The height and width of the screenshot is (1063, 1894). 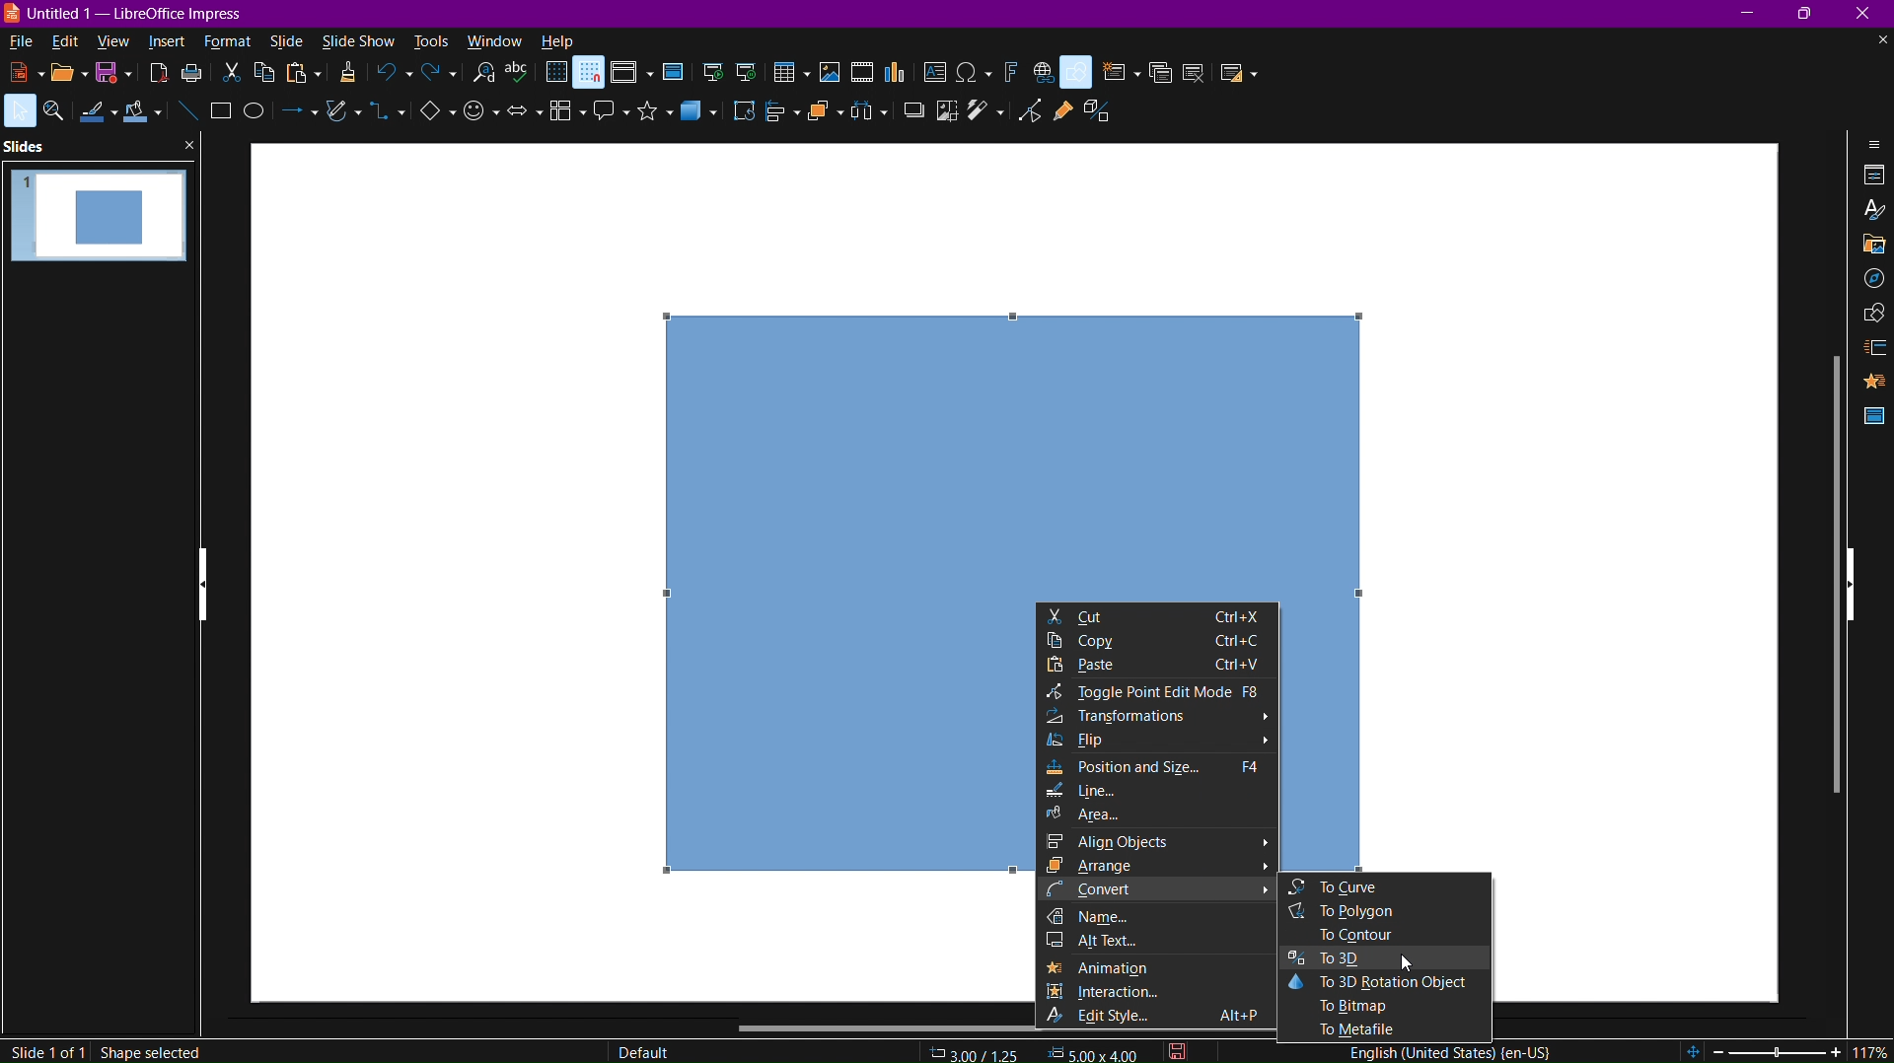 What do you see at coordinates (1749, 14) in the screenshot?
I see `Minimize` at bounding box center [1749, 14].